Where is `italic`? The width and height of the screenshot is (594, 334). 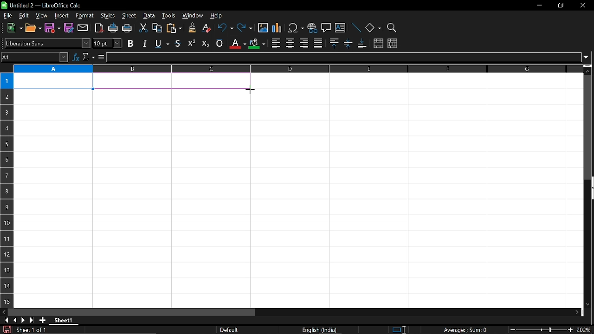
italic is located at coordinates (144, 43).